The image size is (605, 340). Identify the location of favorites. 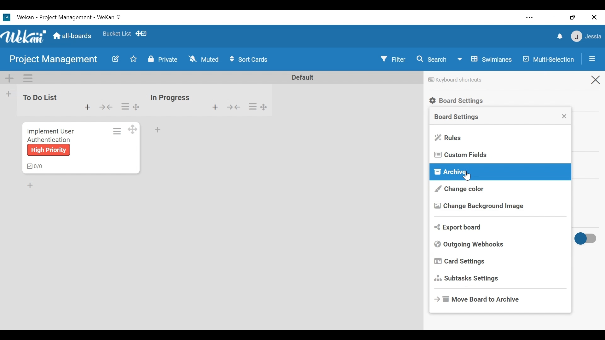
(116, 32).